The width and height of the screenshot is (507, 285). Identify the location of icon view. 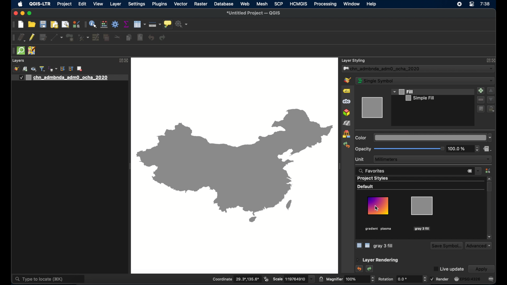
(359, 245).